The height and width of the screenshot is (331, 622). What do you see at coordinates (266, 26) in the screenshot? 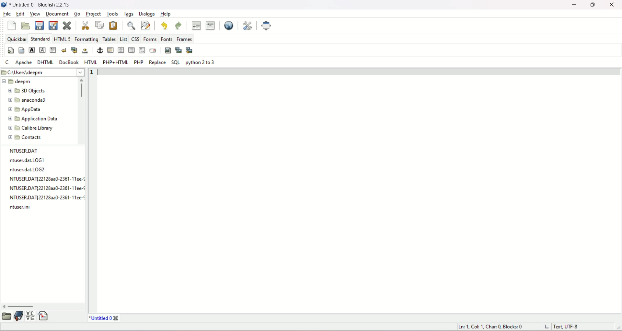
I see `fullscreen` at bounding box center [266, 26].